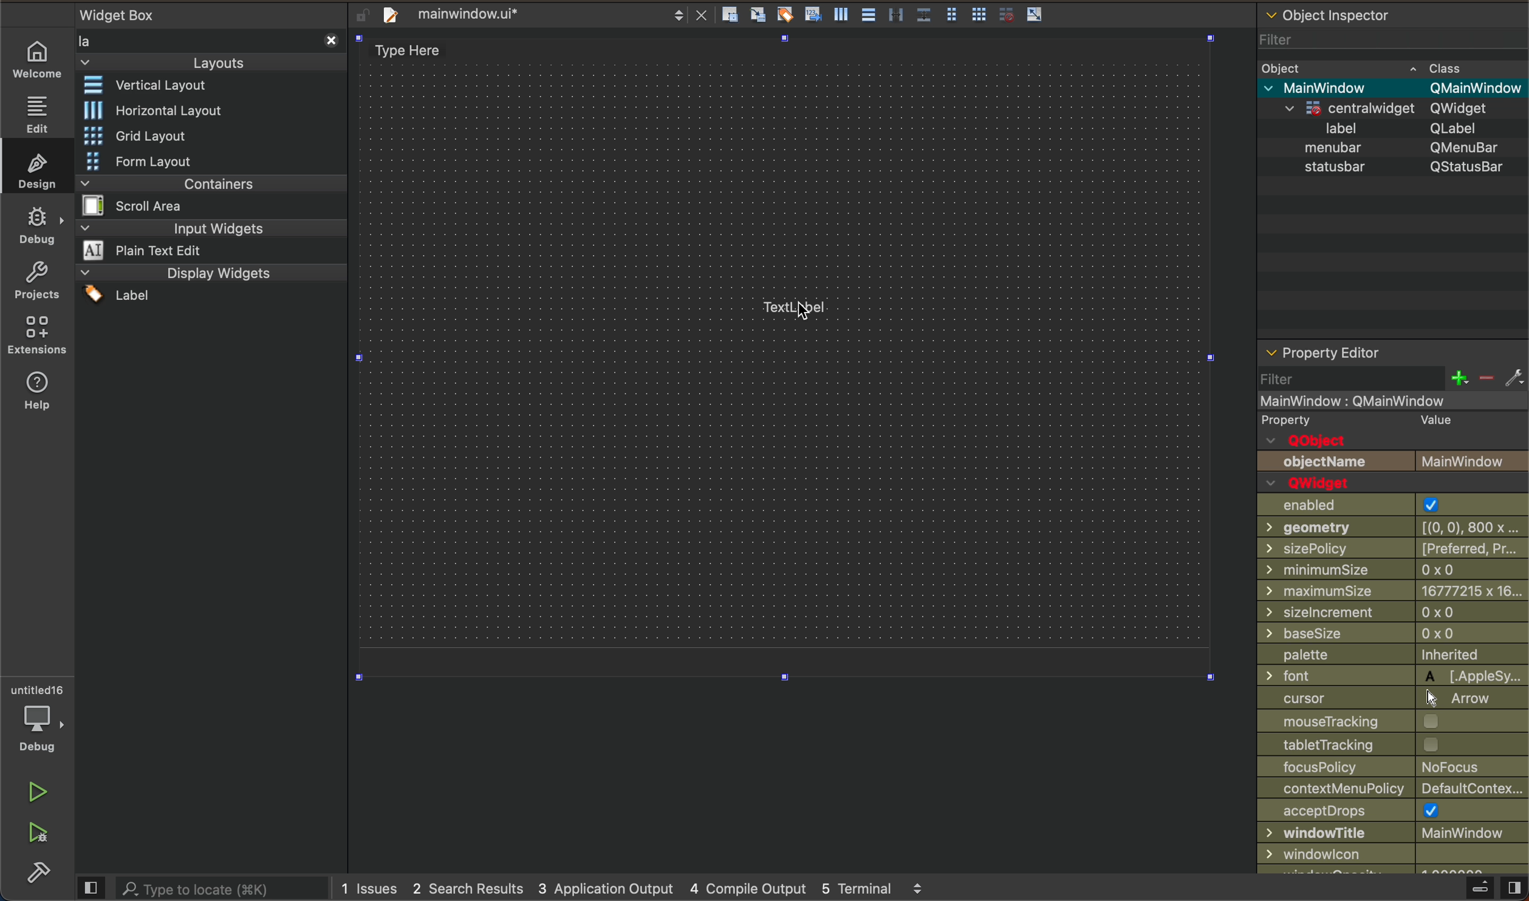 The height and width of the screenshot is (901, 1529). Describe the element at coordinates (1401, 109) in the screenshot. I see `qwidget` at that location.